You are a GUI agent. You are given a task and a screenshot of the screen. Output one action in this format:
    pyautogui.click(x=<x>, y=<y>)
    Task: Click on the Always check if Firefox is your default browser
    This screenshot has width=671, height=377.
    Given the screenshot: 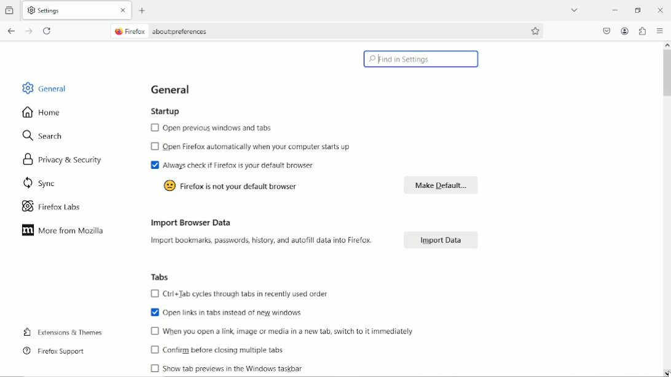 What is the action you would take?
    pyautogui.click(x=233, y=166)
    